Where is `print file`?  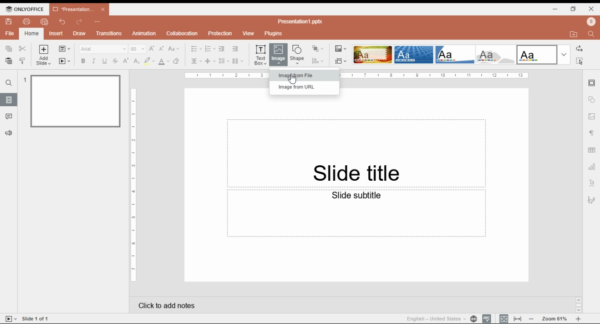 print file is located at coordinates (26, 22).